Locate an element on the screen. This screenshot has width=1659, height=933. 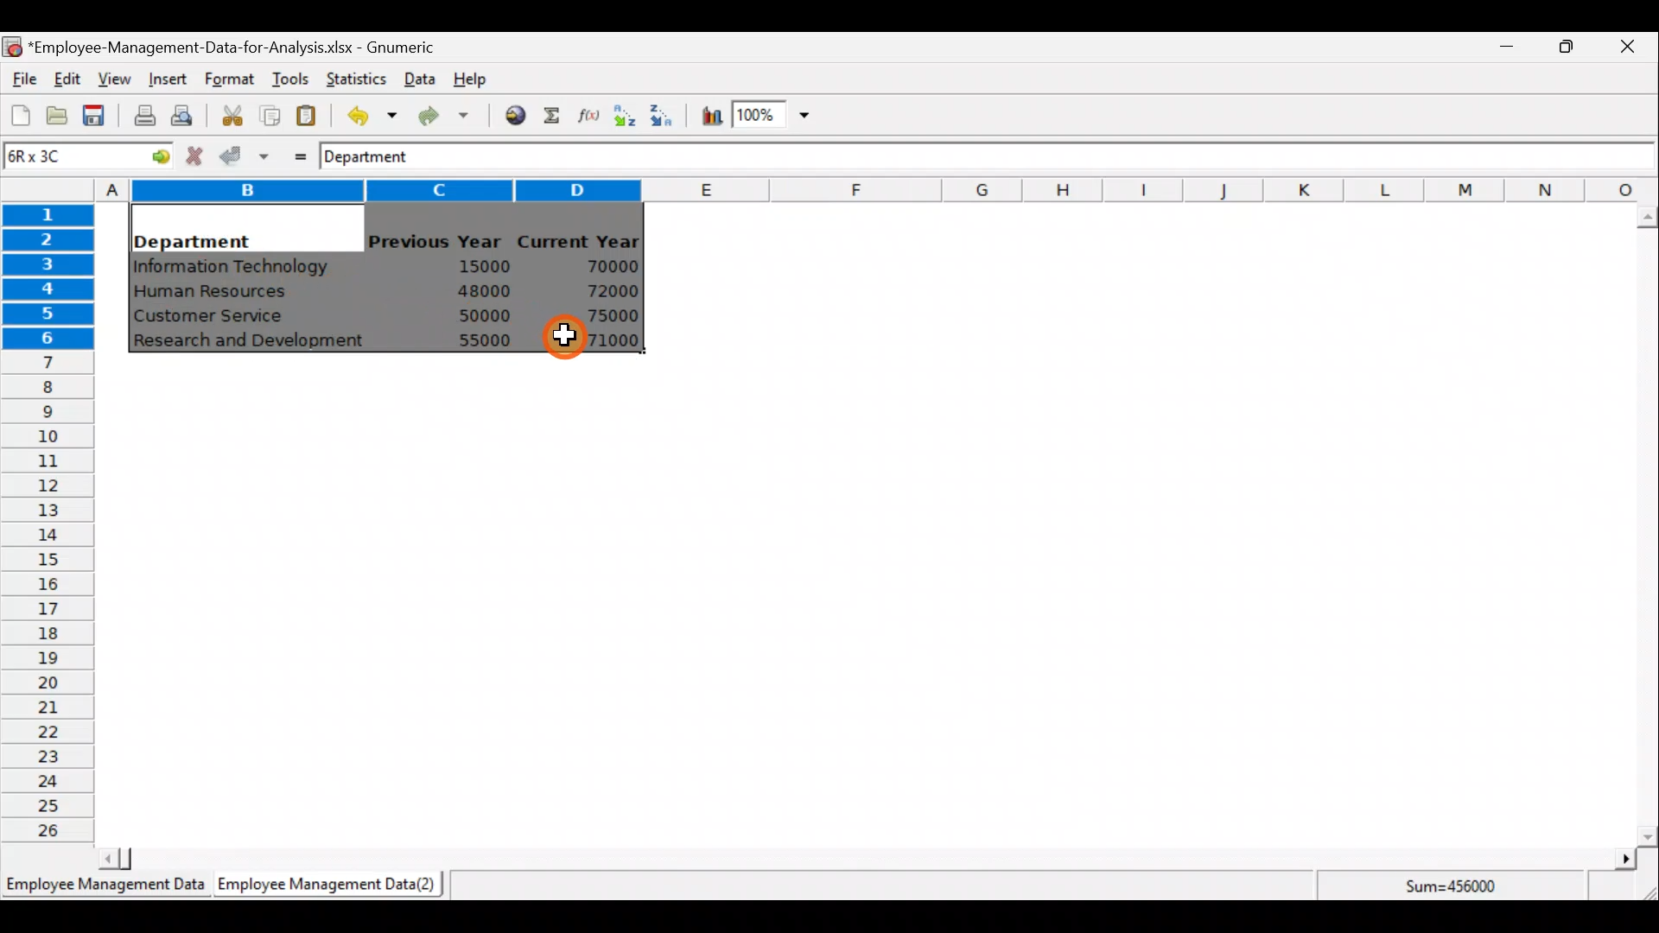
Statistics is located at coordinates (353, 77).